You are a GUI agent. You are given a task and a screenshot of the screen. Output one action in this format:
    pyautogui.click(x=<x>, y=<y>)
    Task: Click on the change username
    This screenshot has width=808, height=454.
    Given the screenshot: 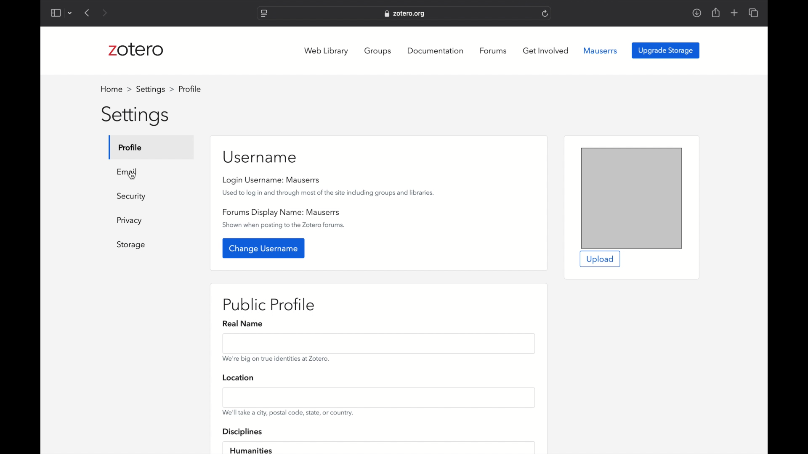 What is the action you would take?
    pyautogui.click(x=264, y=248)
    